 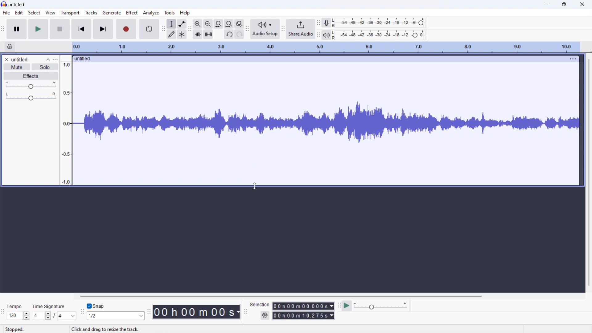 I want to click on title, so click(x=16, y=4).